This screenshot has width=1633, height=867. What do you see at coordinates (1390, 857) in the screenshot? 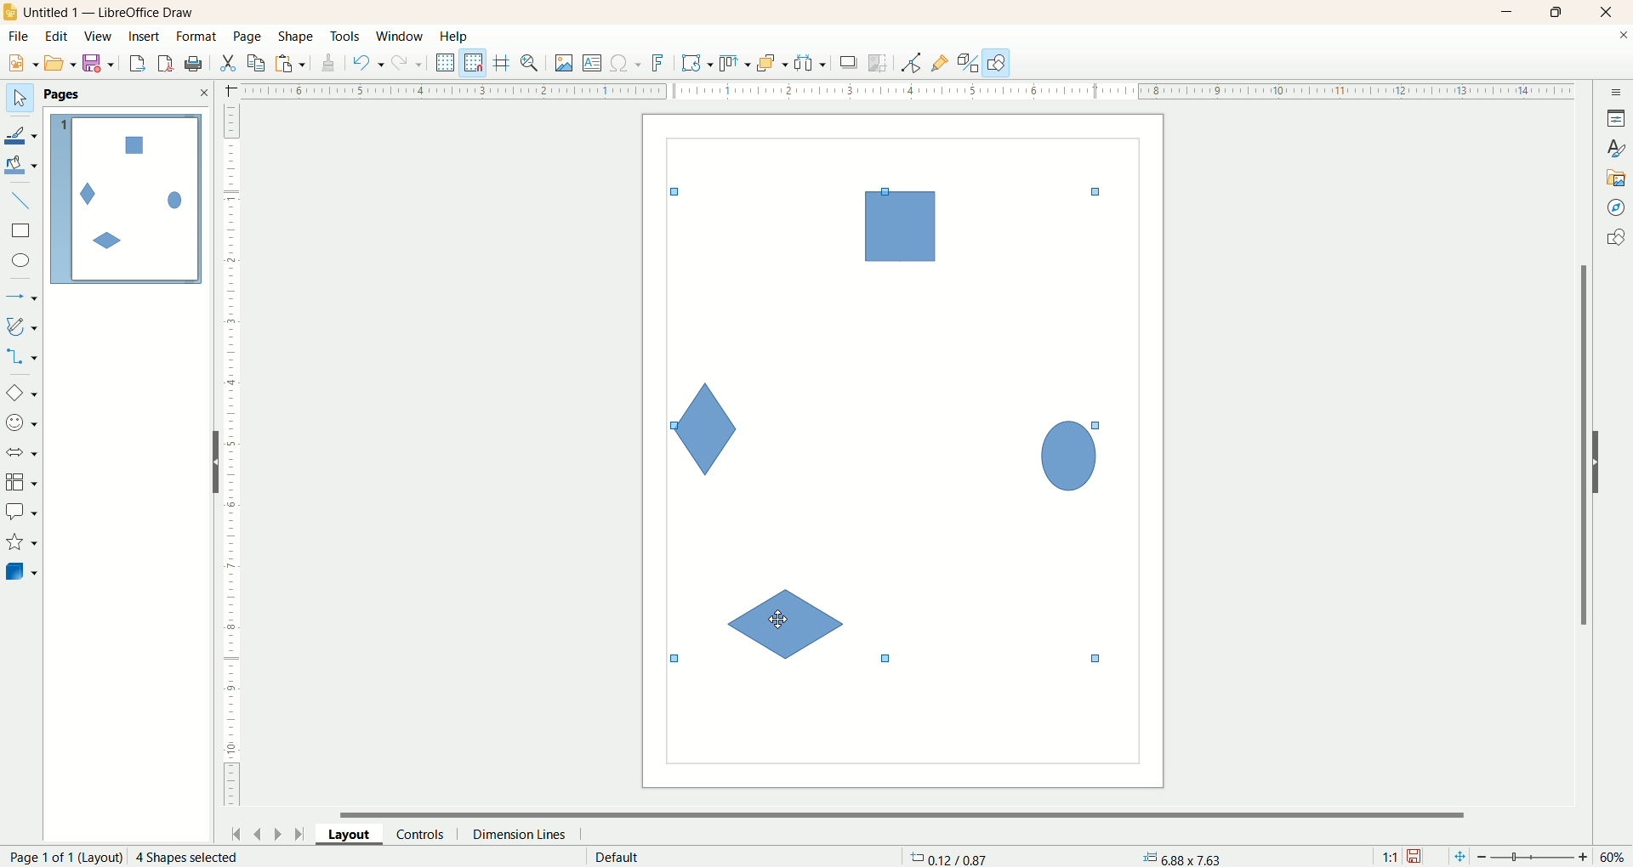
I see `scale factor` at bounding box center [1390, 857].